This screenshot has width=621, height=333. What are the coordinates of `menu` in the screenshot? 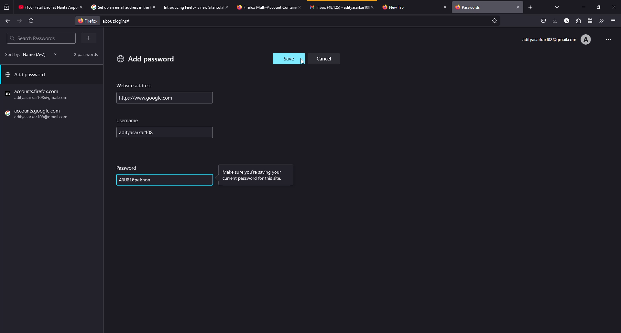 It's located at (613, 21).